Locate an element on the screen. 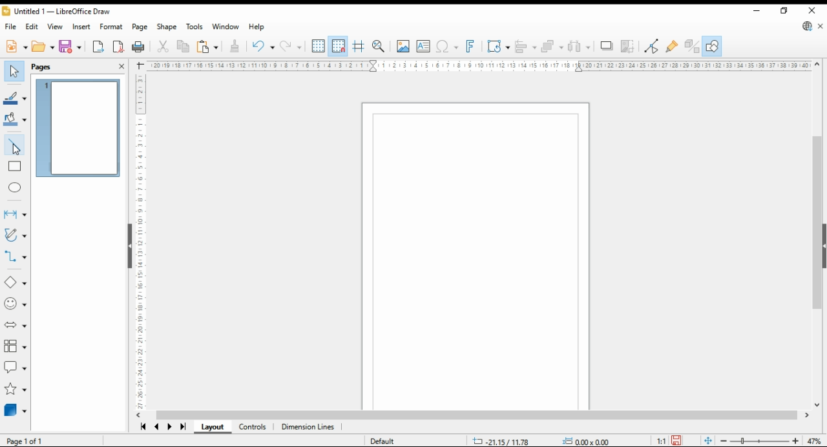 The height and width of the screenshot is (447, 827). stars and banners is located at coordinates (15, 390).